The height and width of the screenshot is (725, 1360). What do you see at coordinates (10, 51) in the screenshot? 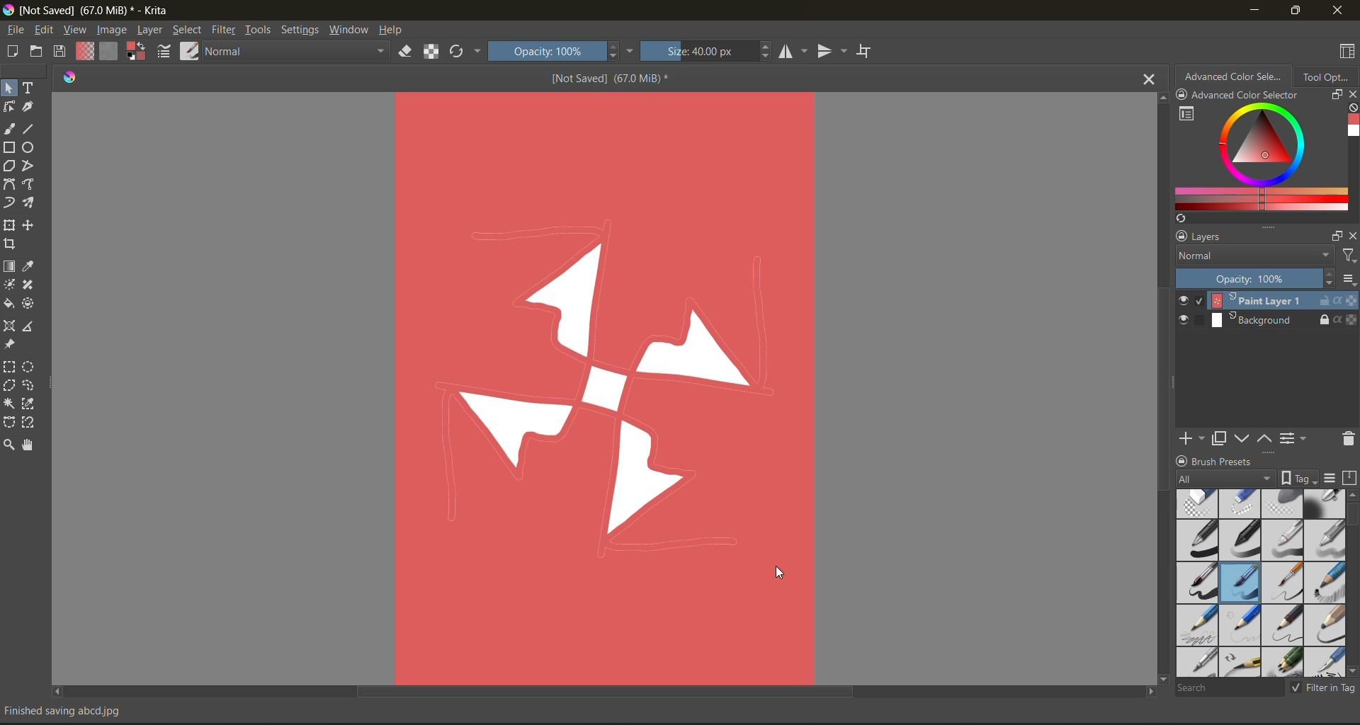
I see `create` at bounding box center [10, 51].